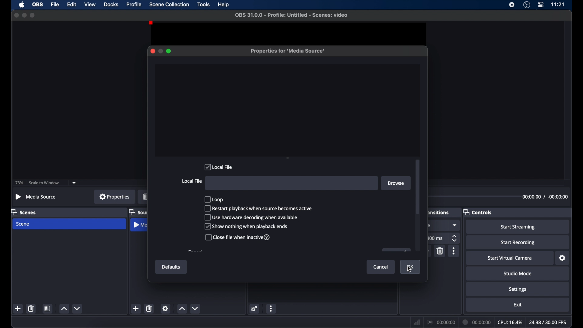 The height and width of the screenshot is (328, 583). Describe the element at coordinates (115, 197) in the screenshot. I see `properties` at that location.